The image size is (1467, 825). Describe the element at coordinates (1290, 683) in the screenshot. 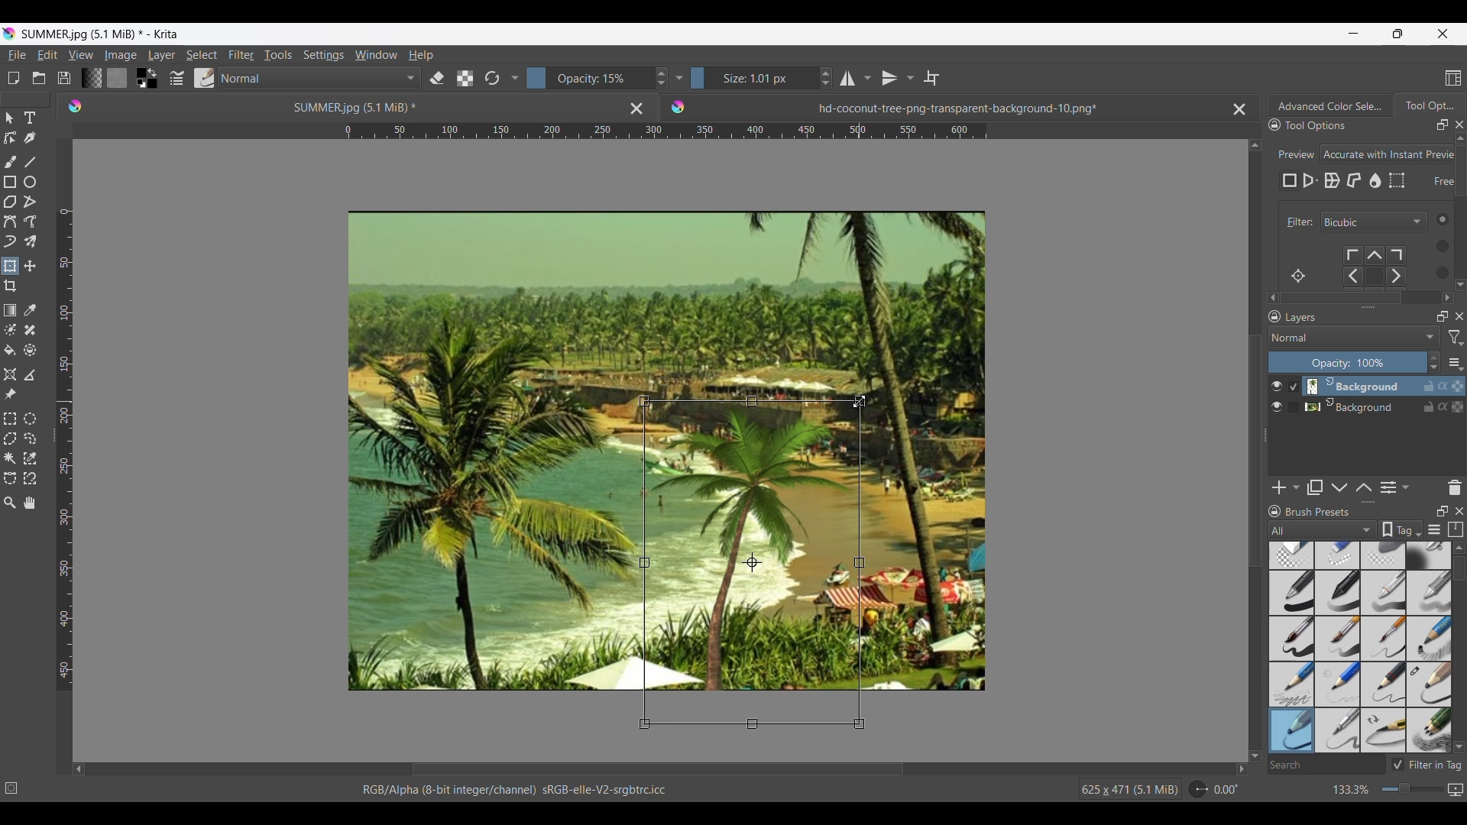

I see `pencil 2b-my point` at that location.